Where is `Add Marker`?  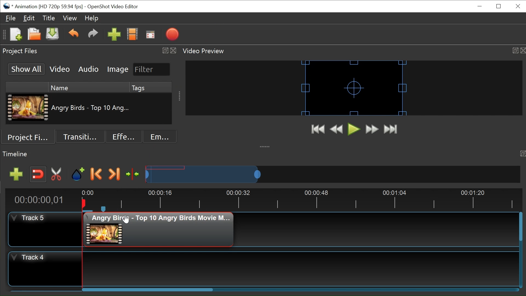
Add Marker is located at coordinates (78, 174).